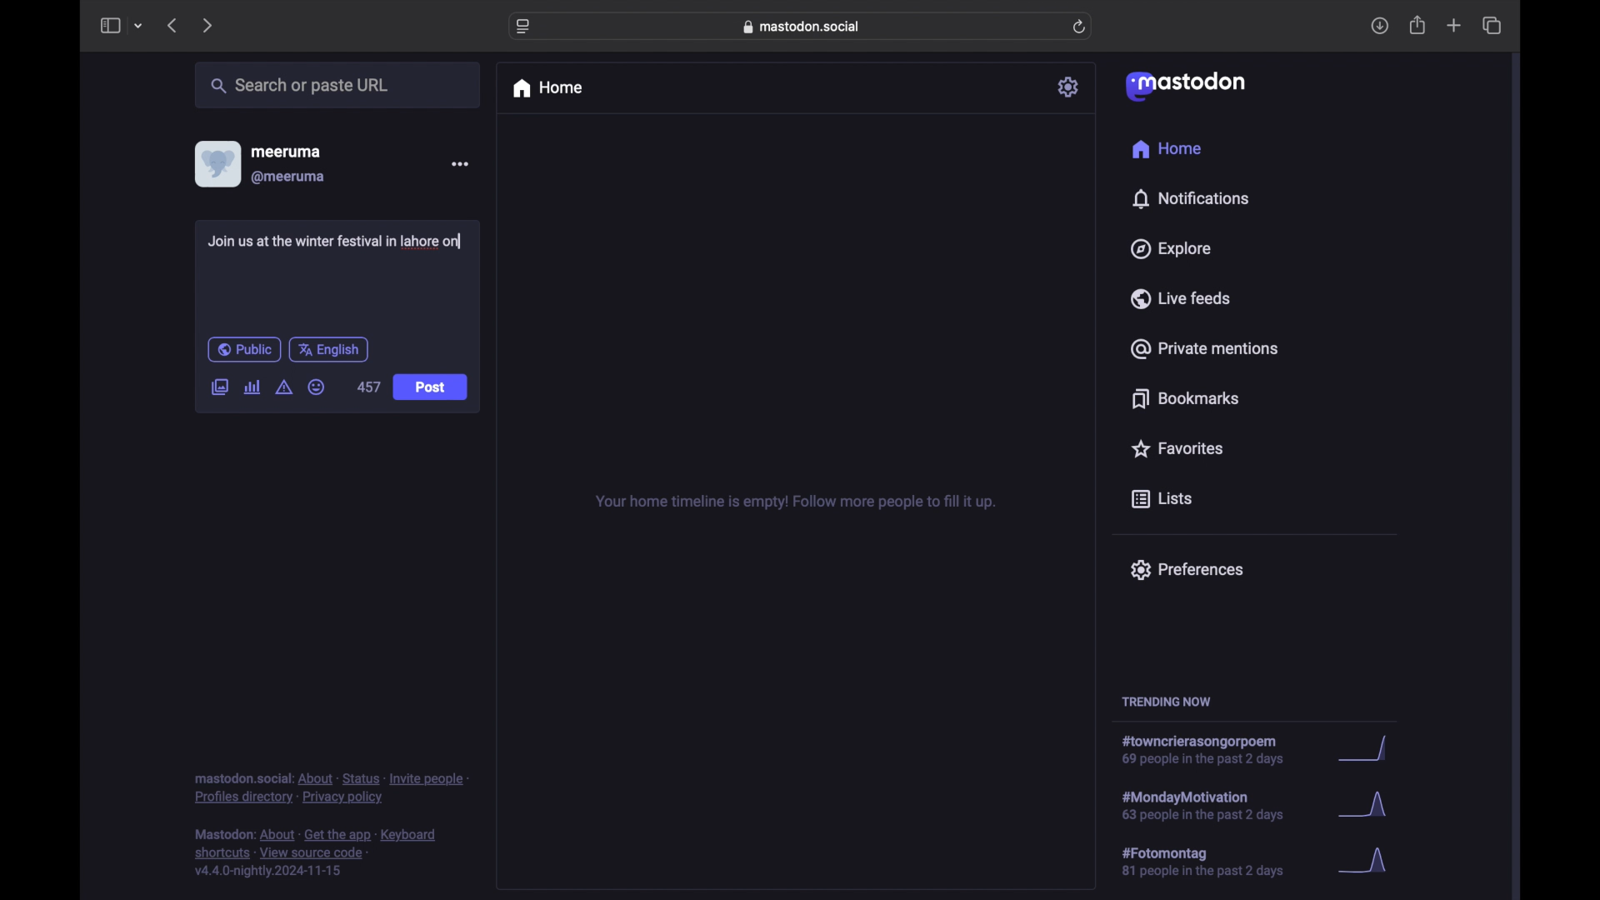  I want to click on footnote, so click(318, 853).